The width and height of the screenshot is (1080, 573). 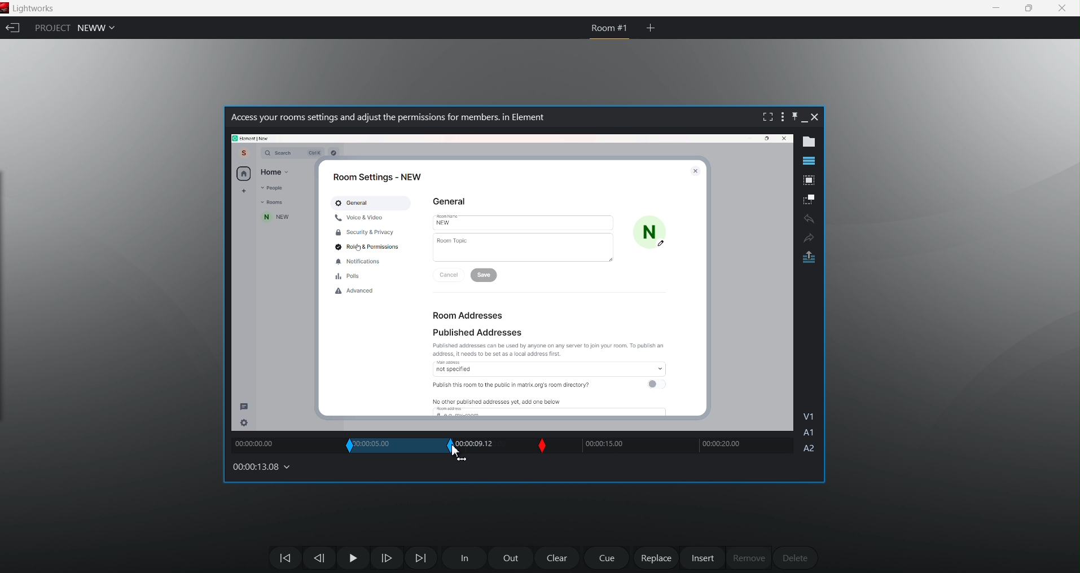 I want to click on New, so click(x=525, y=222).